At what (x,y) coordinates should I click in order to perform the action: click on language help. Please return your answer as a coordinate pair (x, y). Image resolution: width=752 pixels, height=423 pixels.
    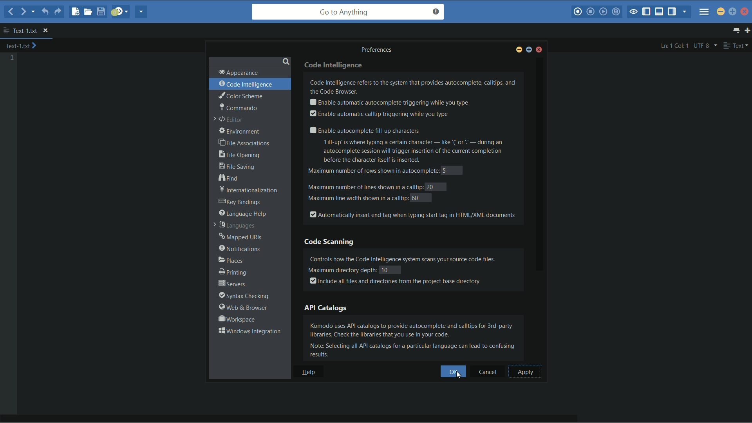
    Looking at the image, I should click on (243, 213).